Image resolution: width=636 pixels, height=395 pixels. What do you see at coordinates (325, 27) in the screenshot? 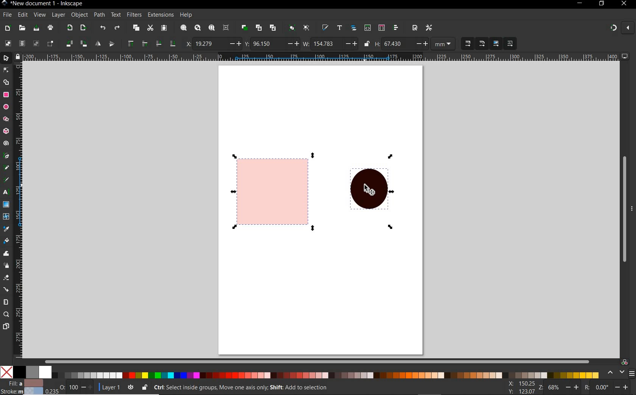
I see `open file & stroke` at bounding box center [325, 27].